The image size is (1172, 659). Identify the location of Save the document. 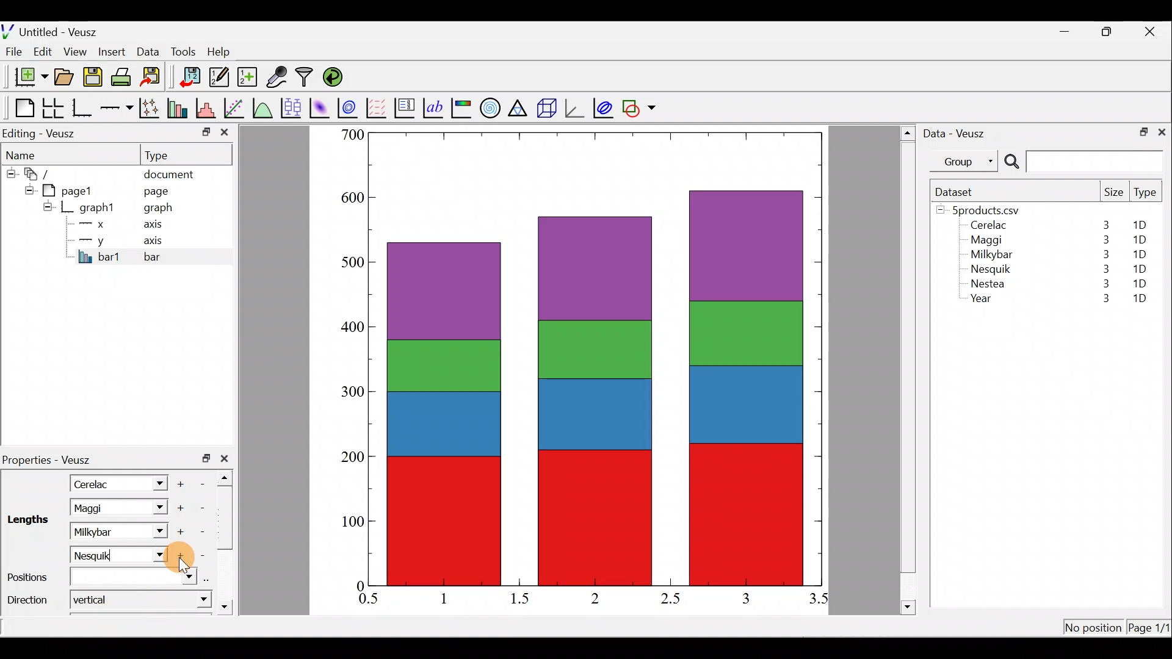
(94, 79).